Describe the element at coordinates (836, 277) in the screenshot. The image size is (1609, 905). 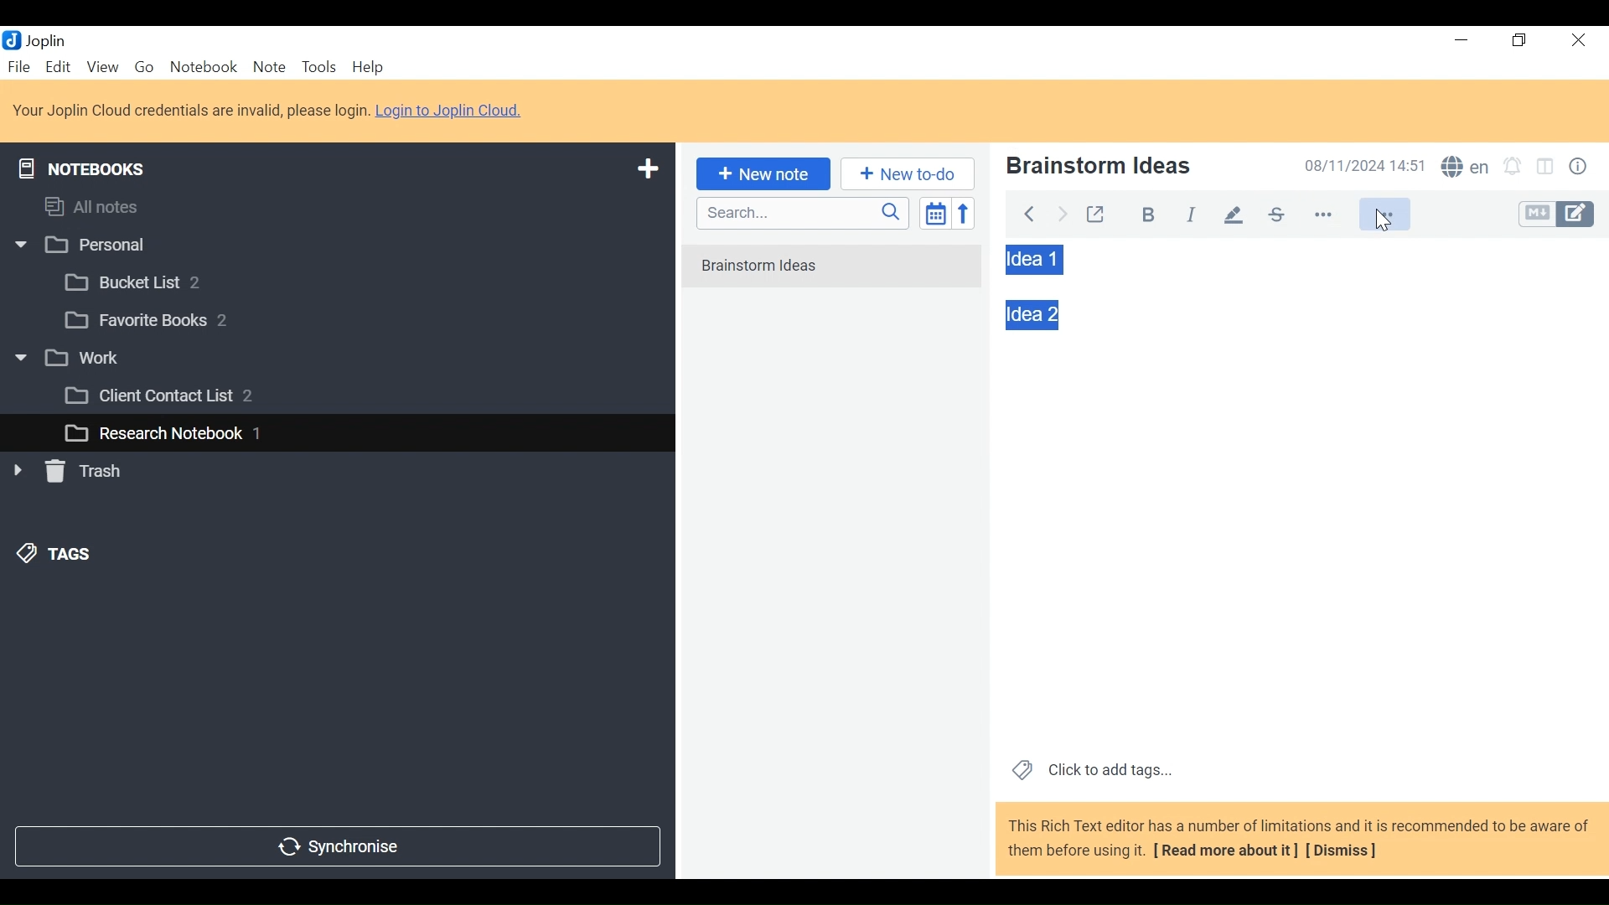
I see `No notes in here. Create one by clicking
on "New note".` at that location.